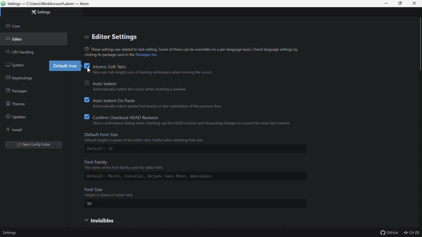 Image resolution: width=422 pixels, height=237 pixels. What do you see at coordinates (163, 164) in the screenshot?
I see `Font Family
The name of the font family used for editor text.` at bounding box center [163, 164].